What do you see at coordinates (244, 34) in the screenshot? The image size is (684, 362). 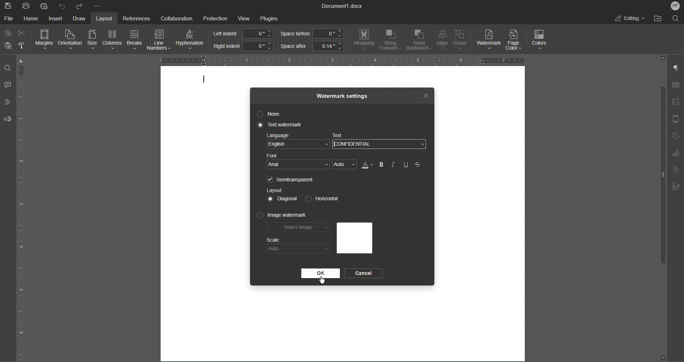 I see `Left indent` at bounding box center [244, 34].